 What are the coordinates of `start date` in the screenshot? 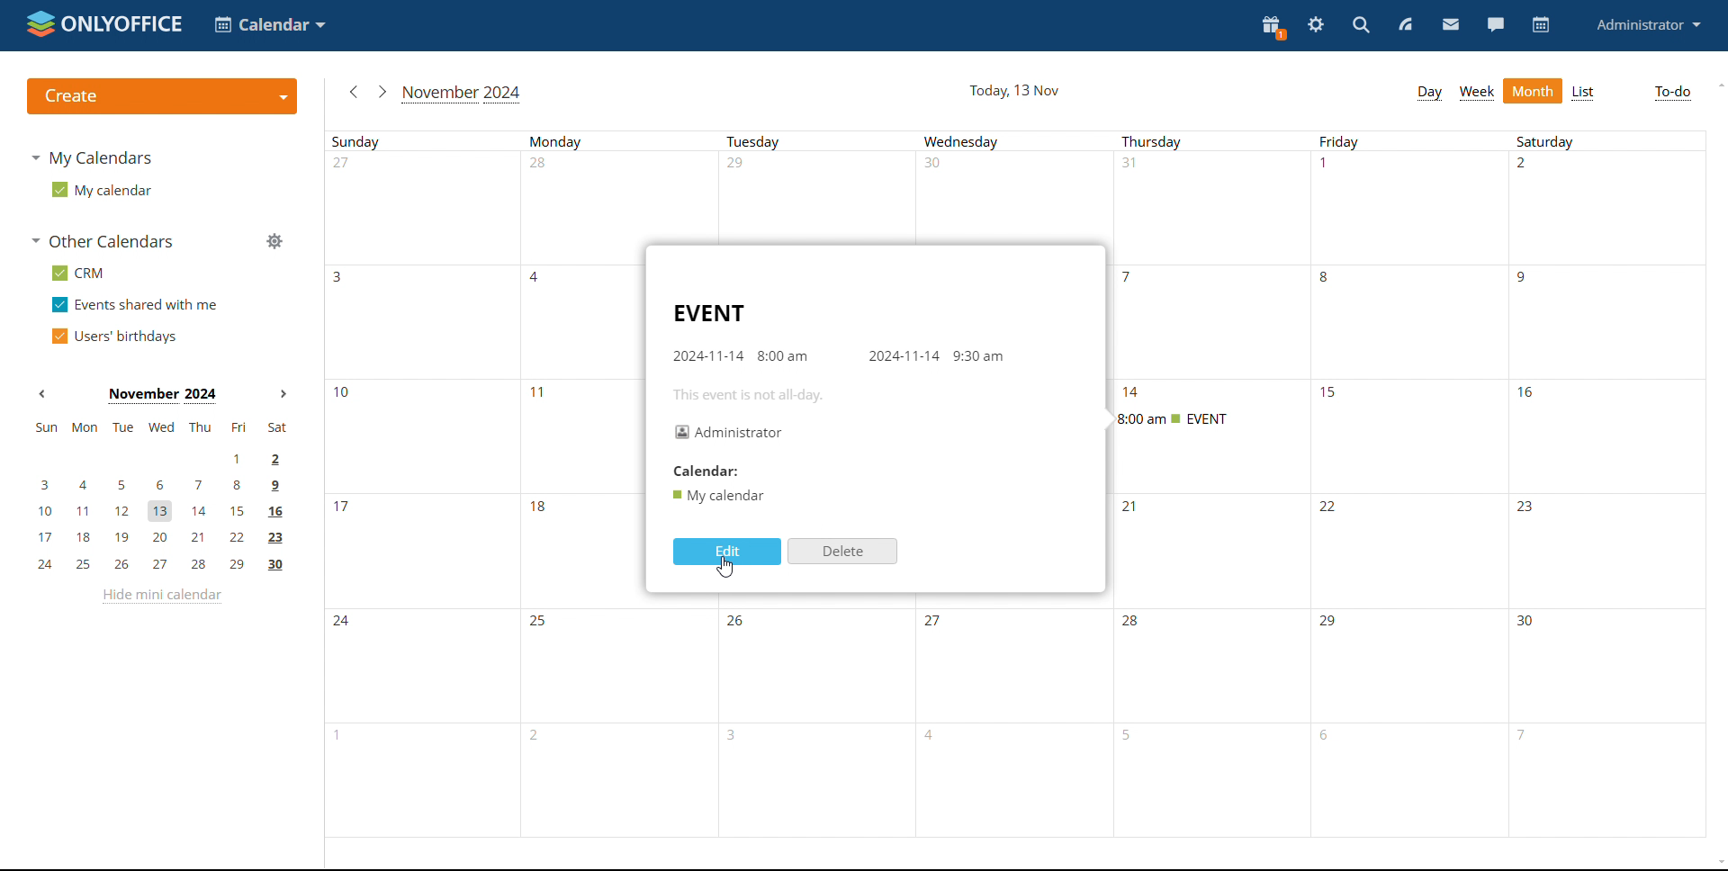 It's located at (707, 355).